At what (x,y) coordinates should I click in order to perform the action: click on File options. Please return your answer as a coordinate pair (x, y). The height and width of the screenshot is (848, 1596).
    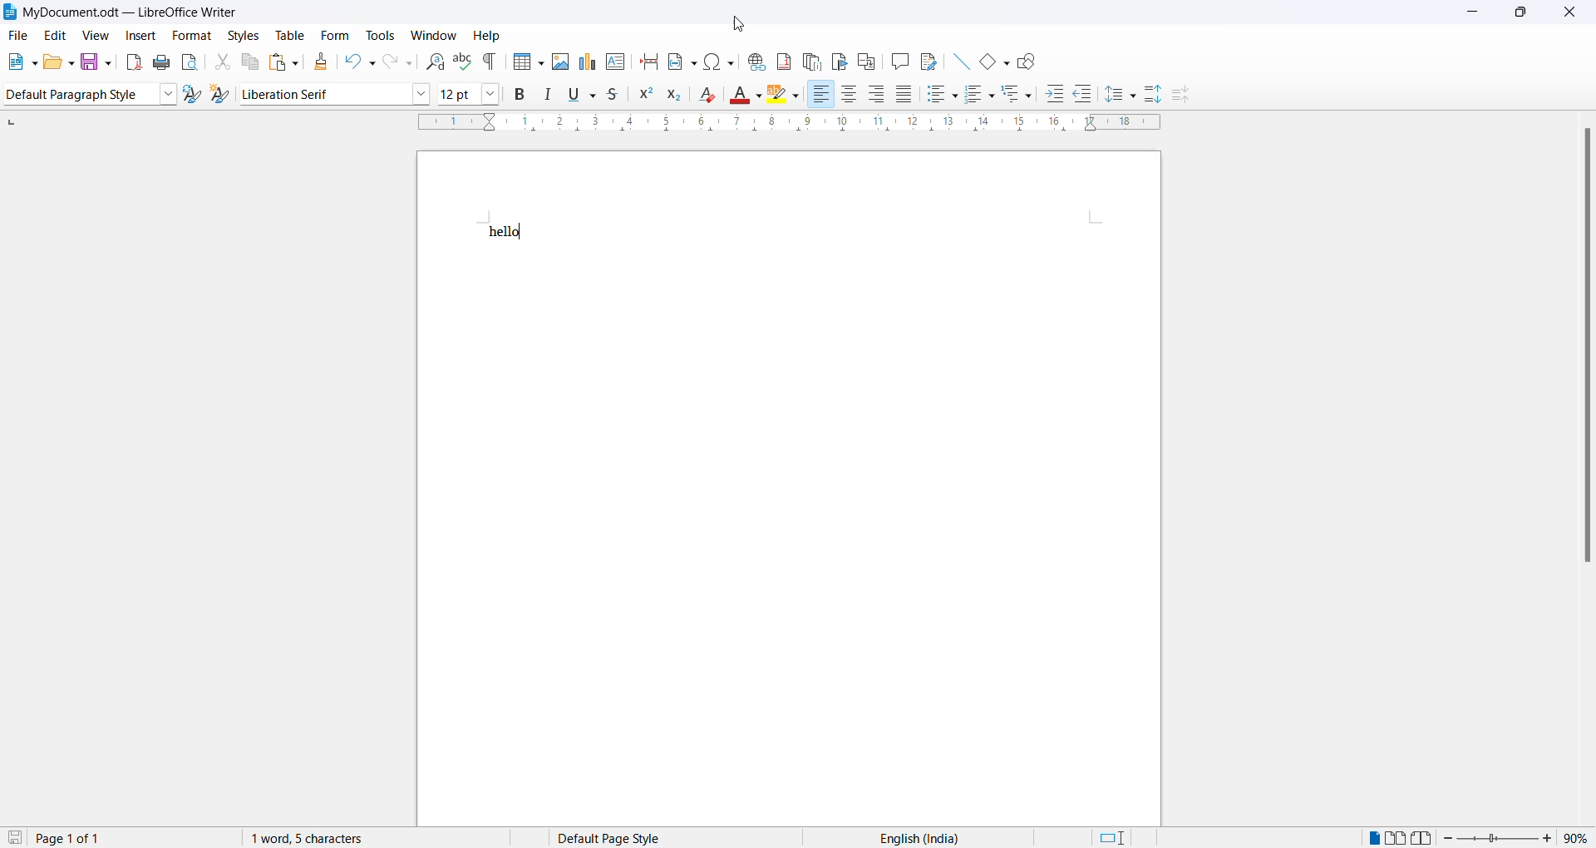
    Looking at the image, I should click on (21, 62).